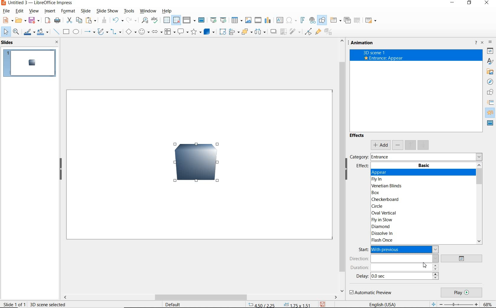 Image resolution: width=496 pixels, height=308 pixels. What do you see at coordinates (29, 32) in the screenshot?
I see `line color` at bounding box center [29, 32].